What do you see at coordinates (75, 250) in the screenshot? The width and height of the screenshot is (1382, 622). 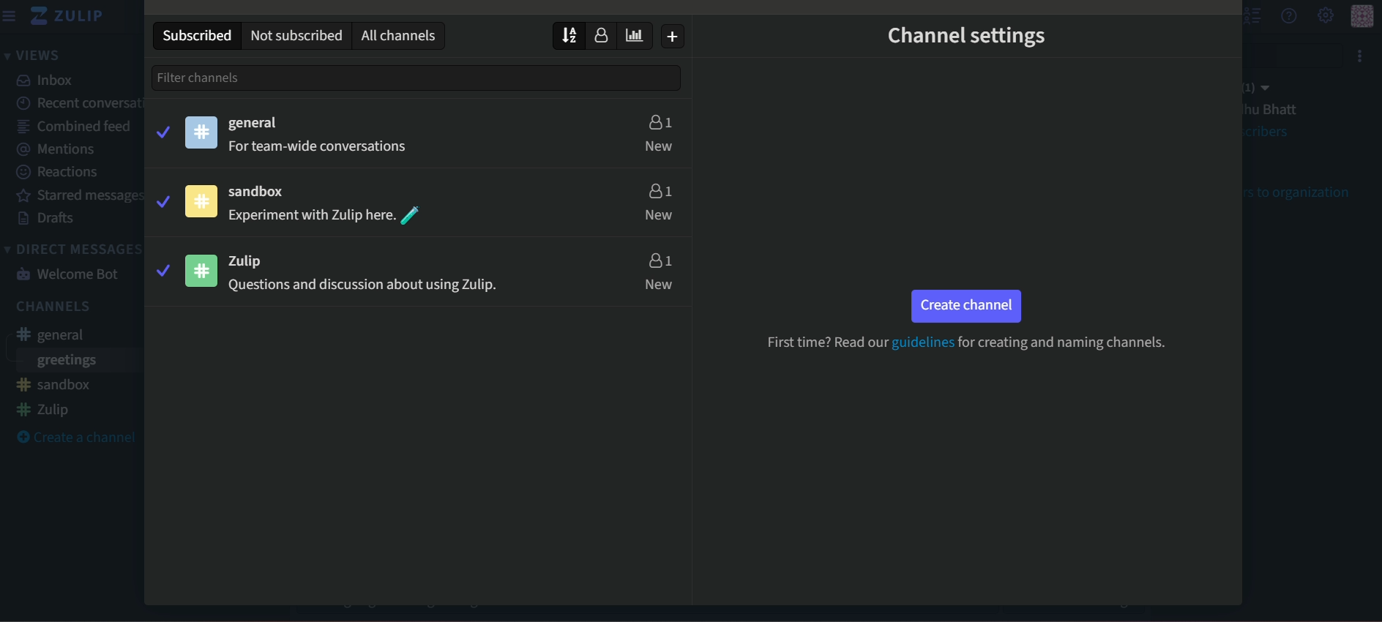 I see `direct messages` at bounding box center [75, 250].